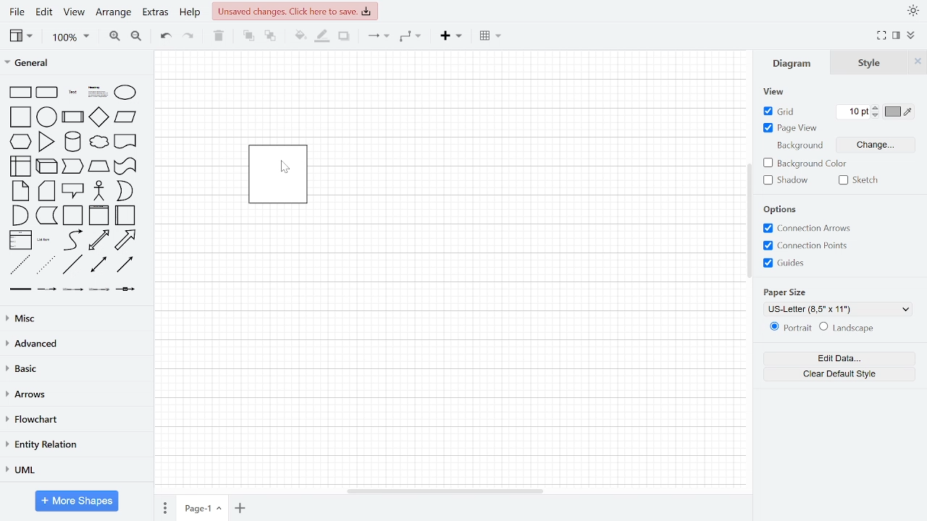  What do you see at coordinates (911, 12) in the screenshot?
I see `appearance` at bounding box center [911, 12].